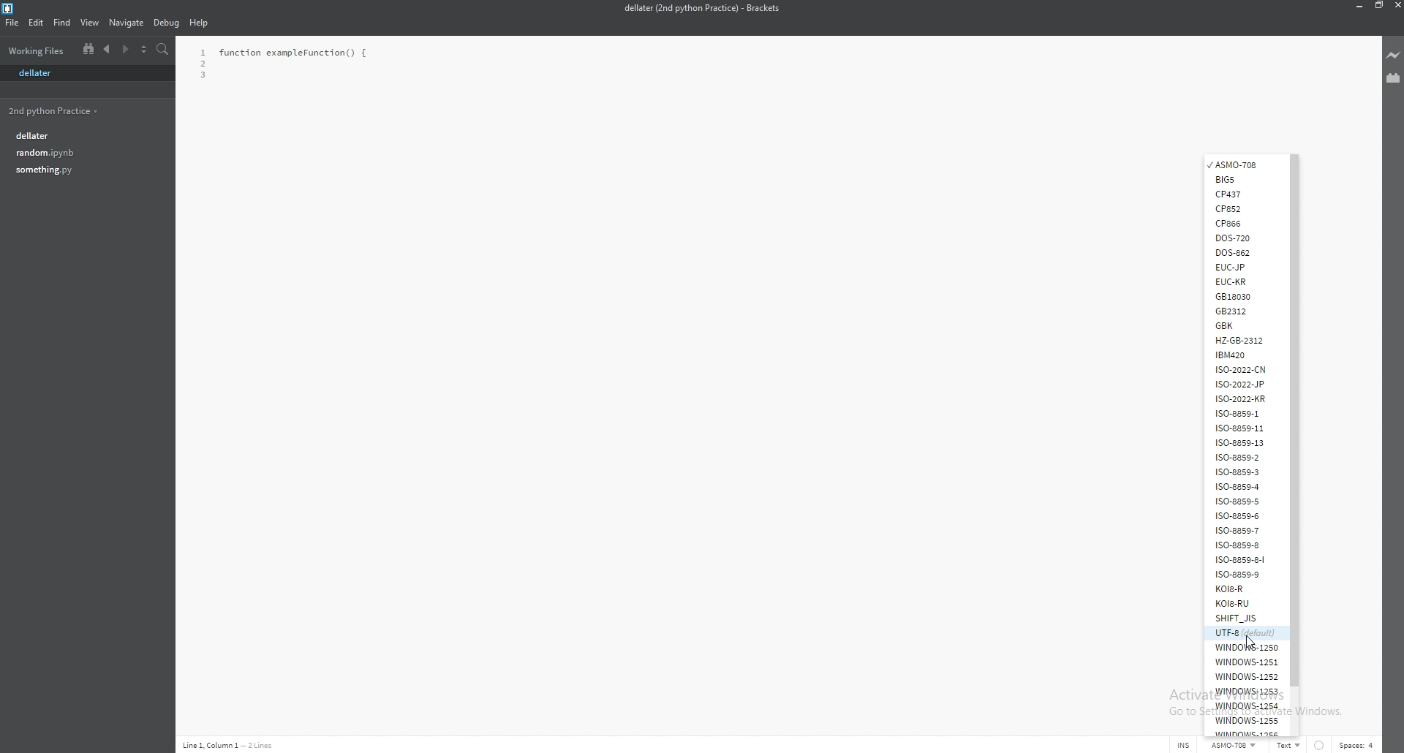  Describe the element at coordinates (1245, 209) in the screenshot. I see `cp852` at that location.